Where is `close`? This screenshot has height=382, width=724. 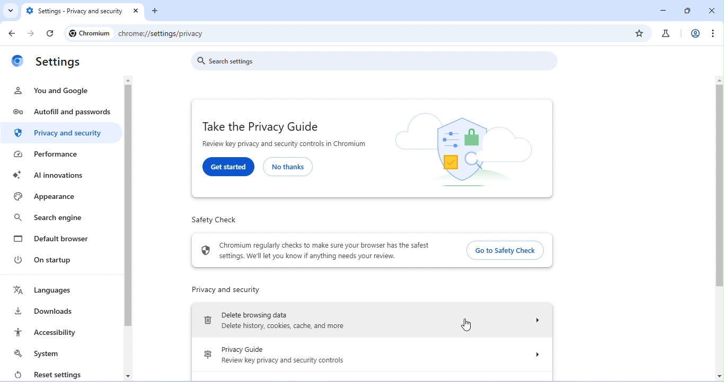
close is located at coordinates (137, 12).